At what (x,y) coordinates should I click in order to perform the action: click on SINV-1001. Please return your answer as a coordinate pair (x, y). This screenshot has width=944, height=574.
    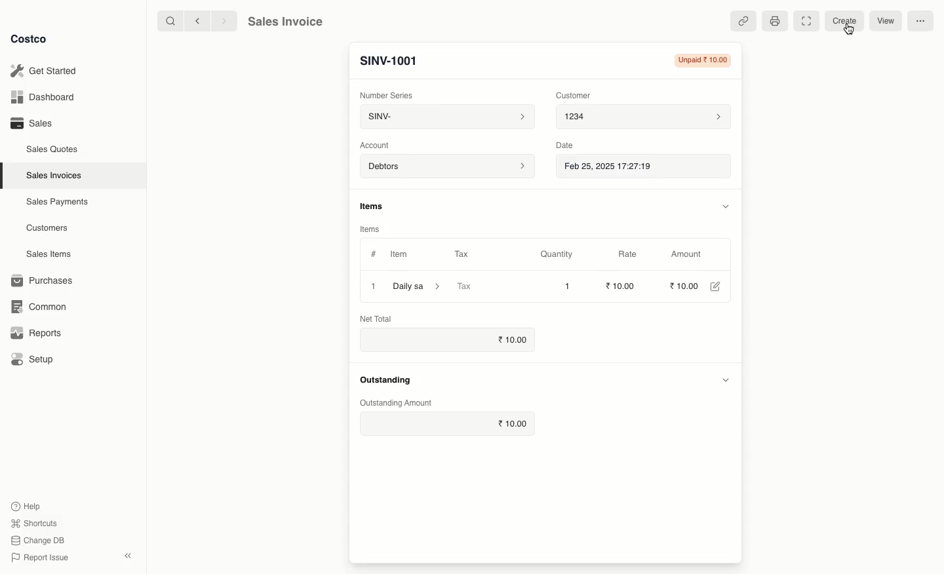
    Looking at the image, I should click on (395, 60).